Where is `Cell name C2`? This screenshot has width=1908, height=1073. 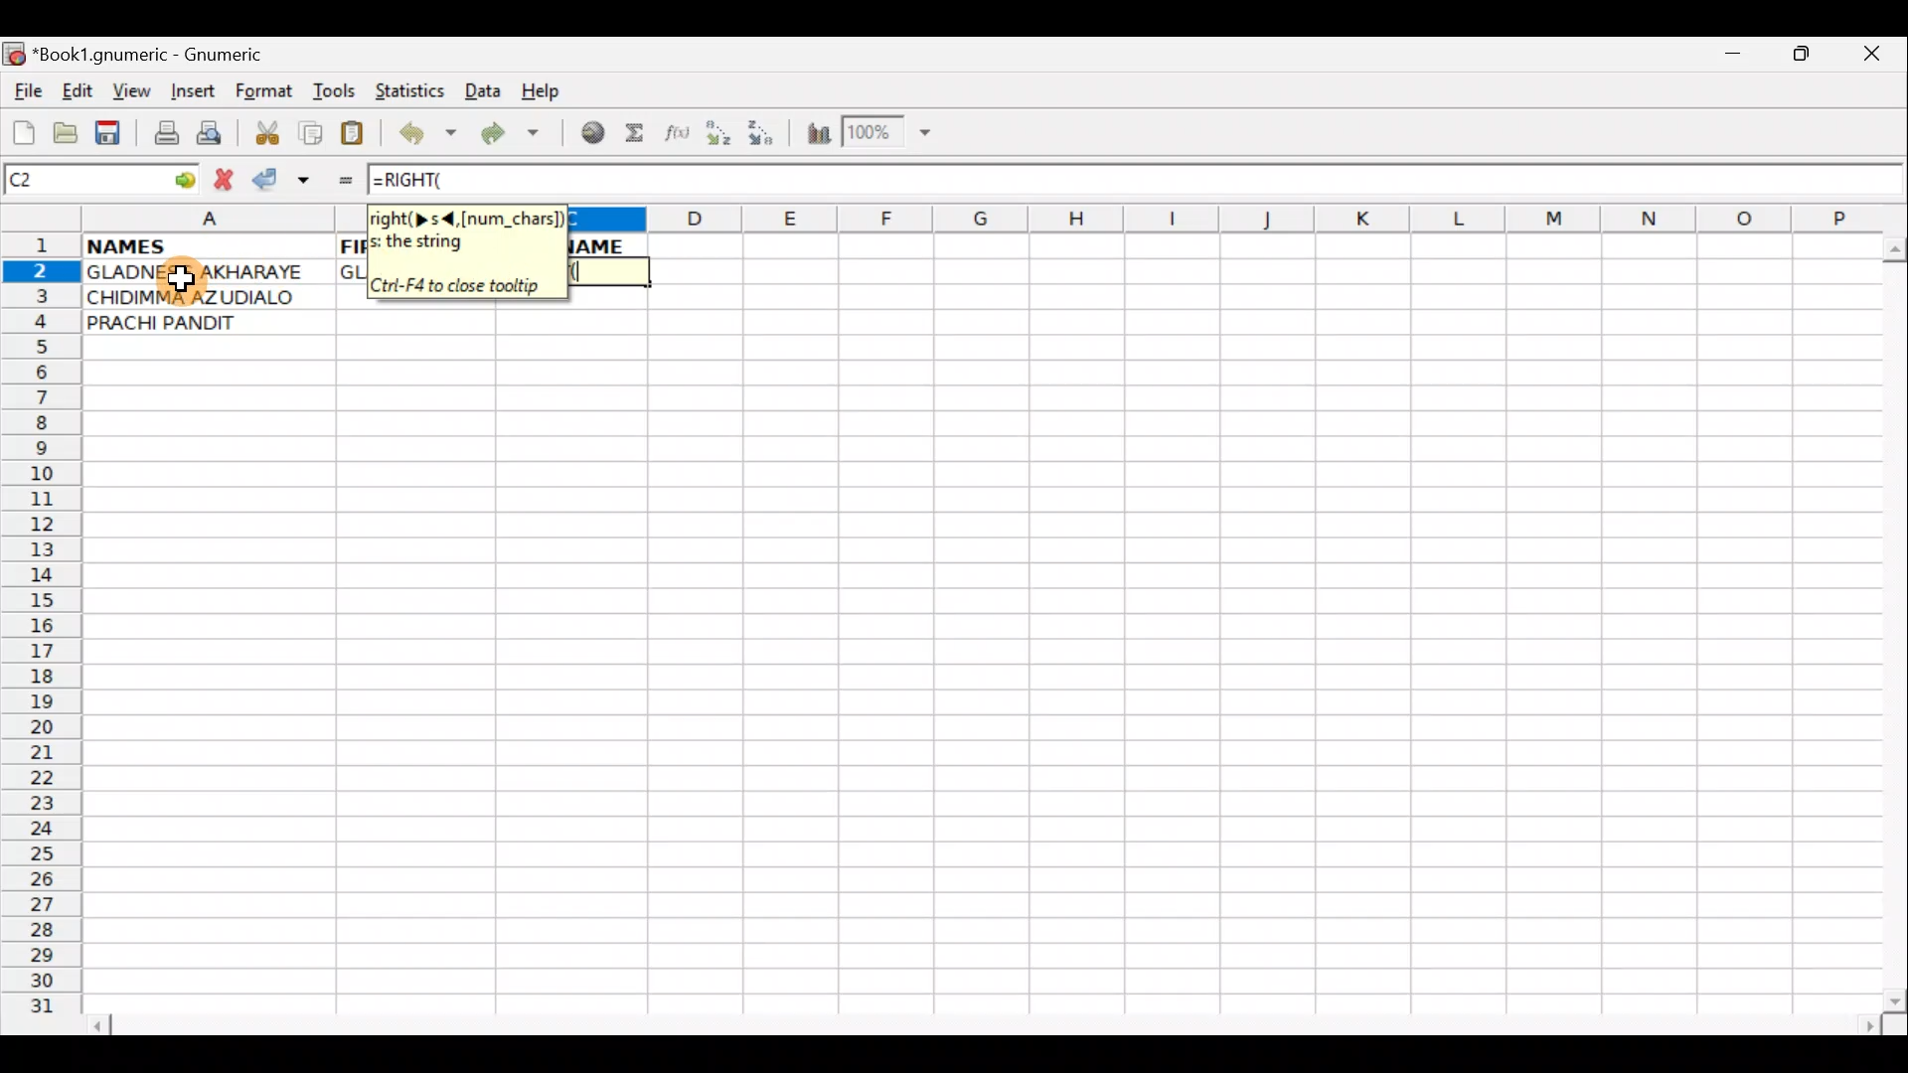
Cell name C2 is located at coordinates (79, 181).